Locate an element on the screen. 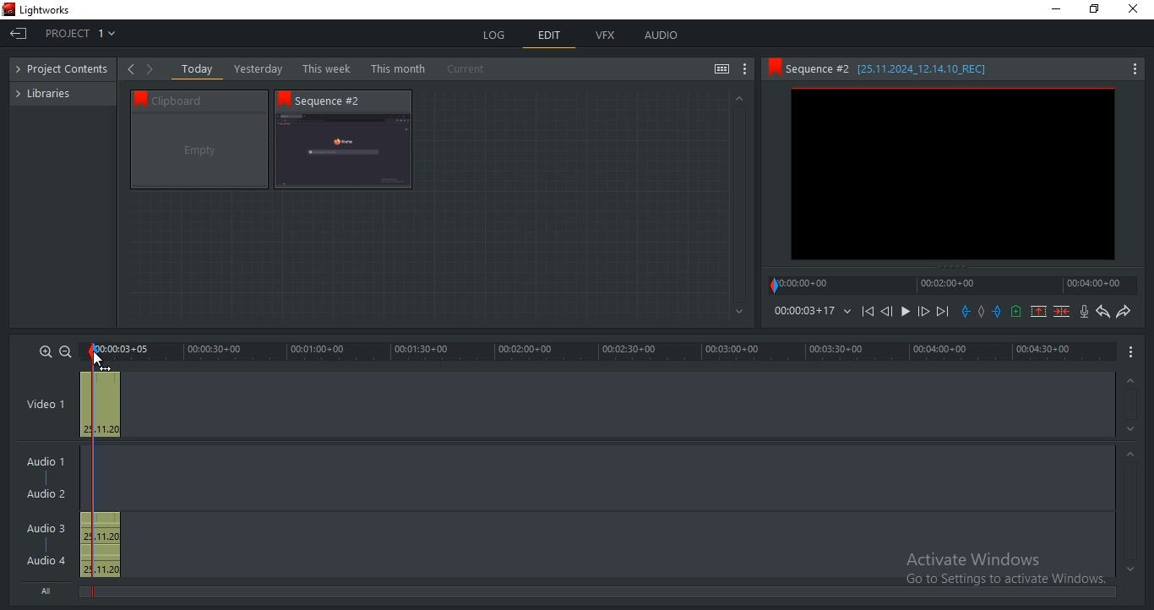  Greyed out up arrow is located at coordinates (1129, 382).